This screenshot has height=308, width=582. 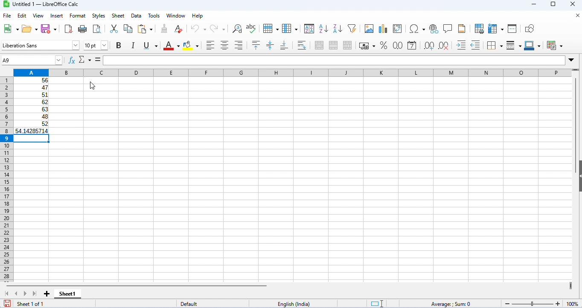 I want to click on accept, so click(x=93, y=59).